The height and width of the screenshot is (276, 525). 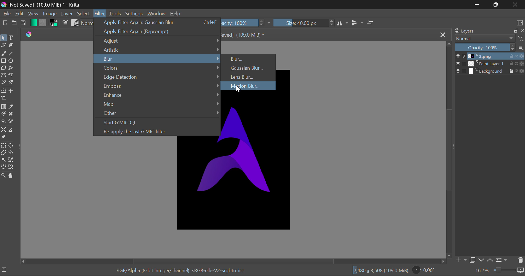 I want to click on Cursor on Motion Blur, so click(x=238, y=90).